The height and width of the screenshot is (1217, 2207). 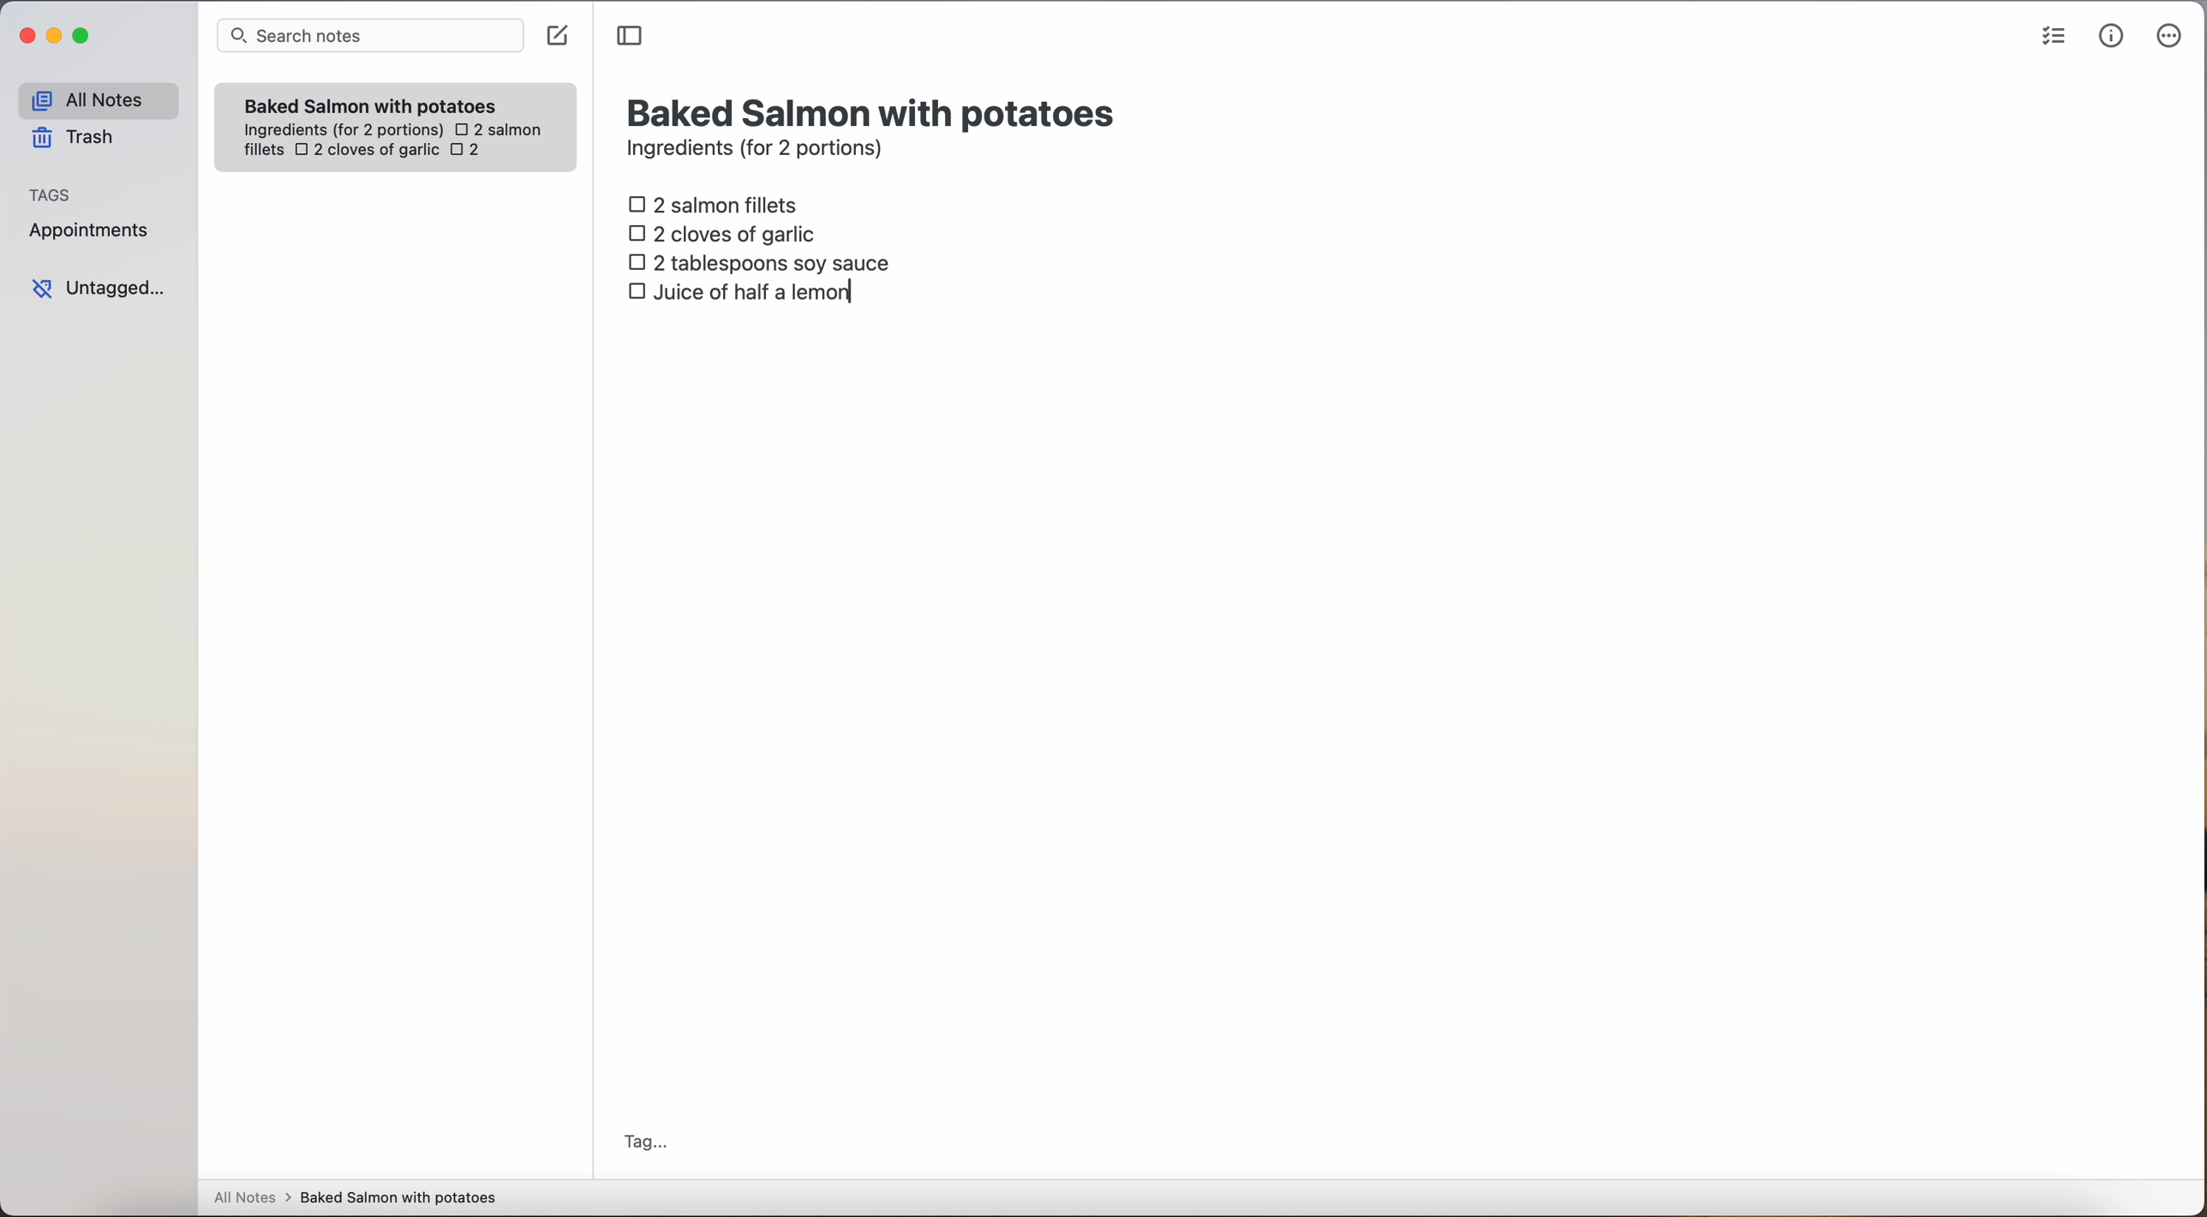 What do you see at coordinates (371, 102) in the screenshot?
I see `Baked Salmon with potatoes` at bounding box center [371, 102].